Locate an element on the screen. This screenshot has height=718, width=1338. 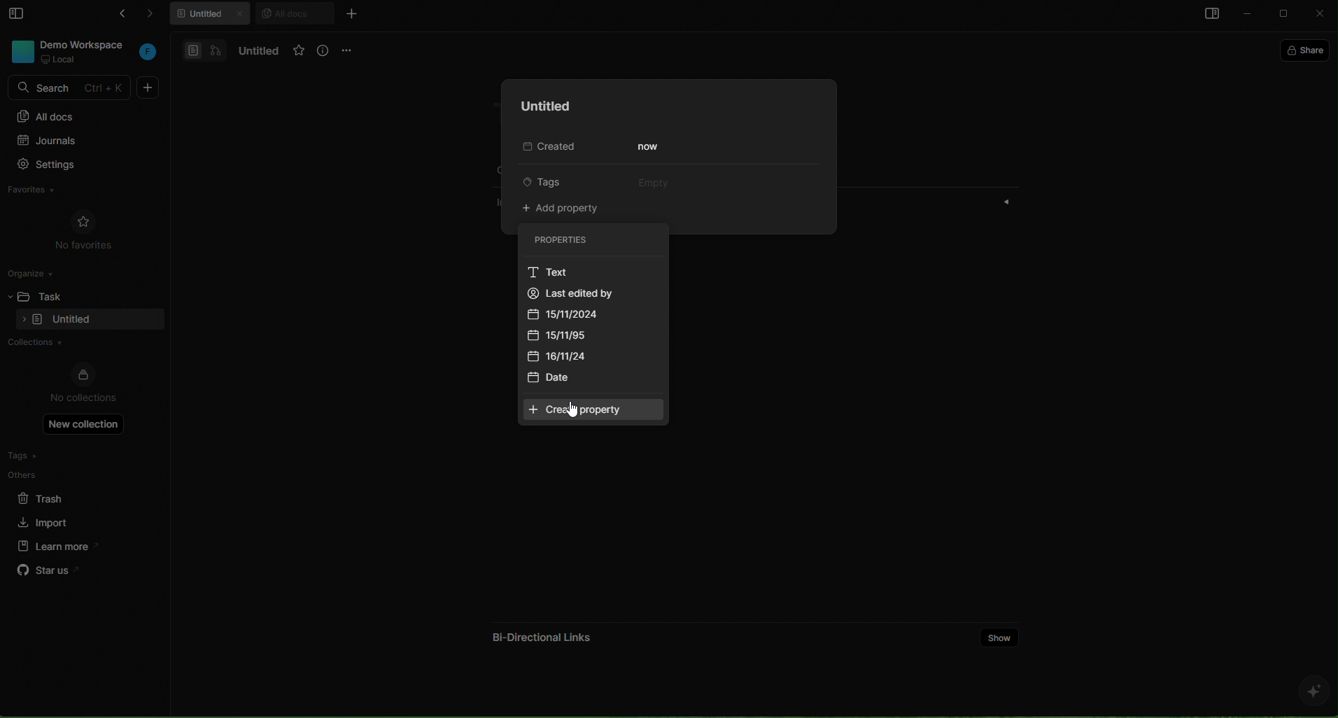
open sidebar is located at coordinates (1209, 15).